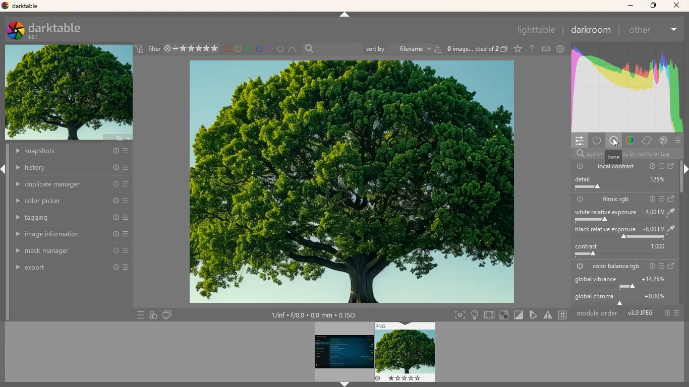 The width and height of the screenshot is (689, 387). I want to click on duplicate manager, so click(69, 183).